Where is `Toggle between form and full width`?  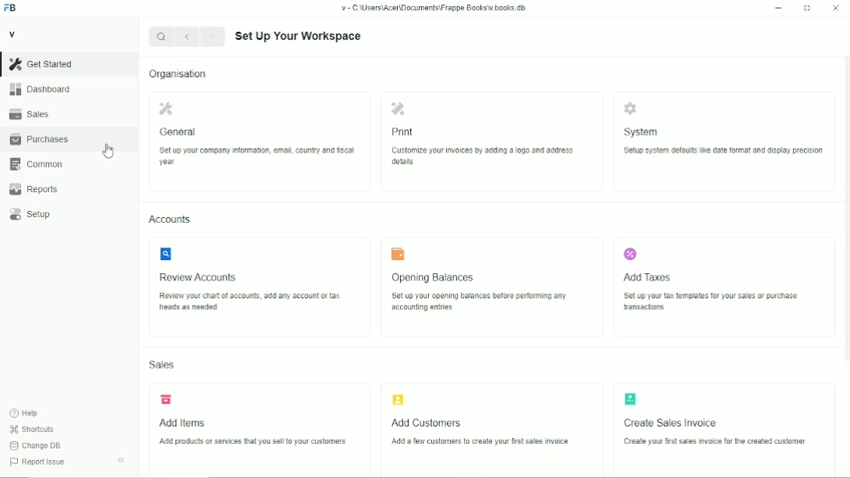 Toggle between form and full width is located at coordinates (808, 9).